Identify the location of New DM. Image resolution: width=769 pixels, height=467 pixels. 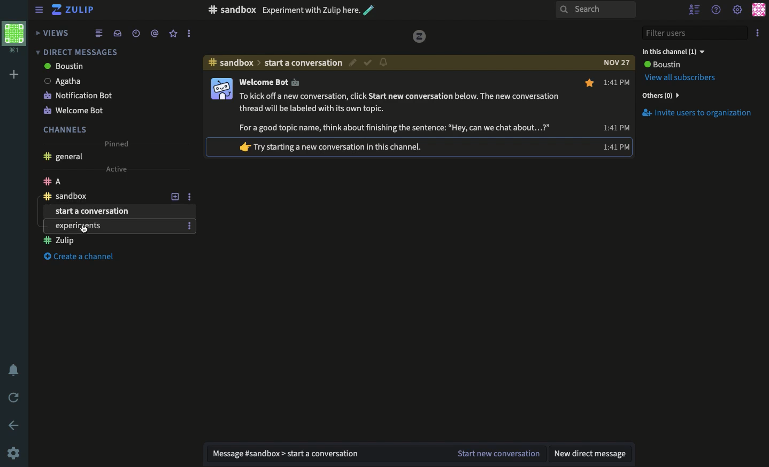
(592, 453).